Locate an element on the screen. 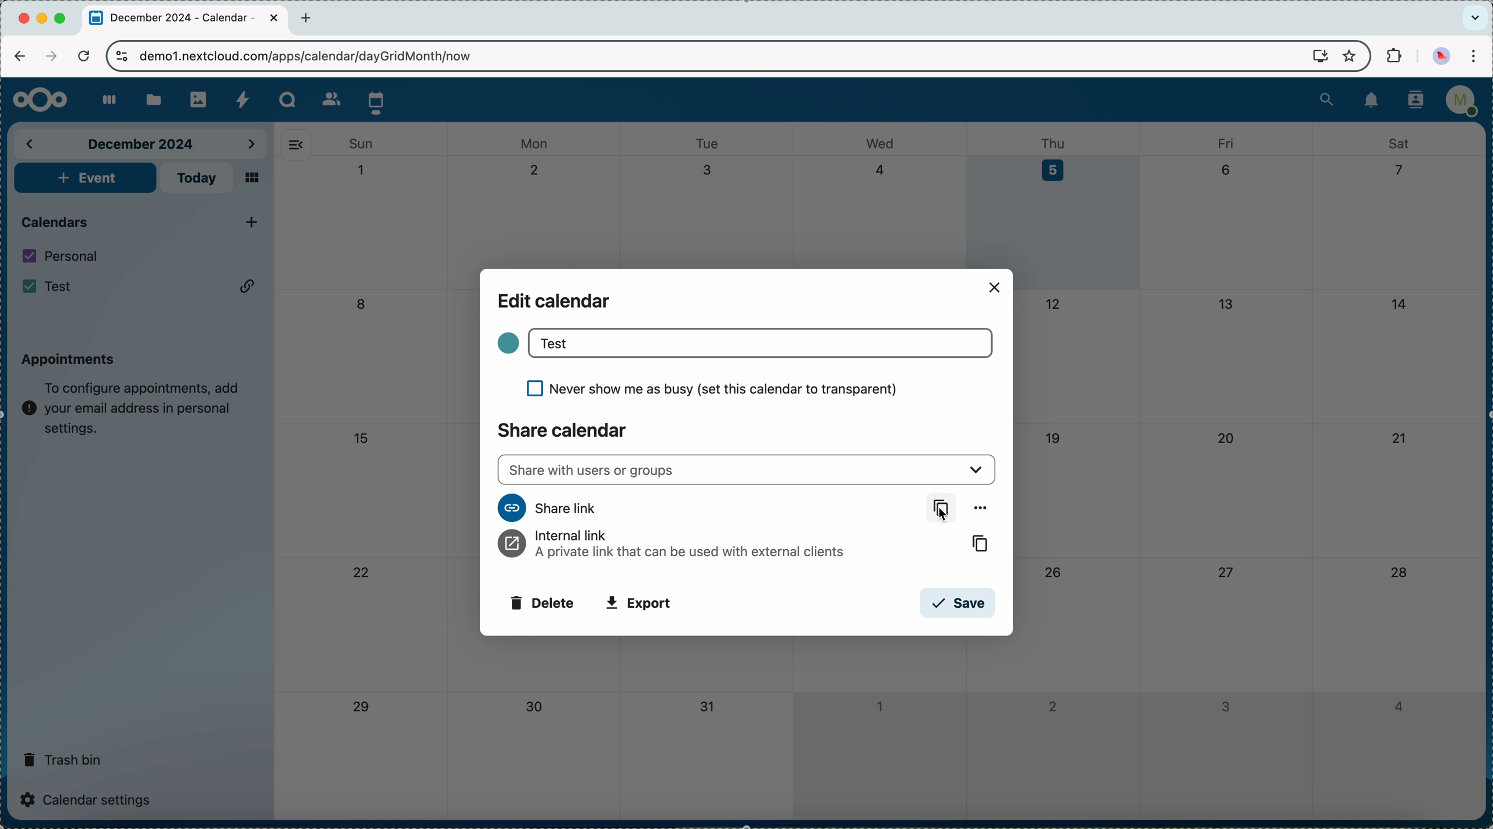 The width and height of the screenshot is (1493, 829). search tabs is located at coordinates (1474, 18).